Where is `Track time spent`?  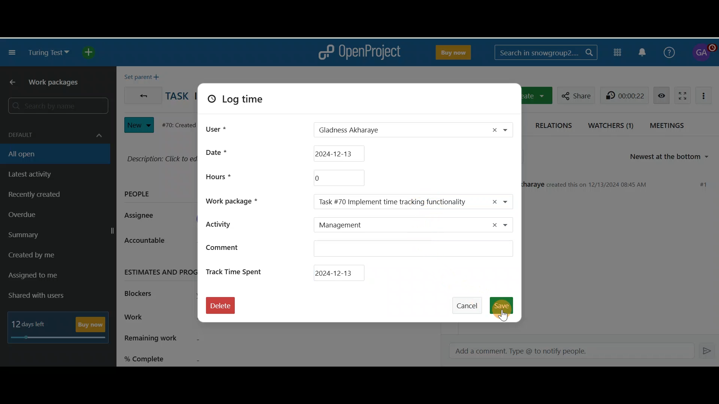
Track time spent is located at coordinates (236, 271).